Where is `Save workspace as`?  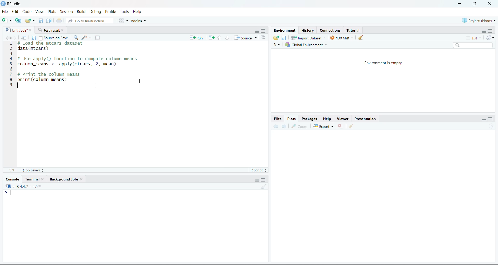 Save workspace as is located at coordinates (284, 37).